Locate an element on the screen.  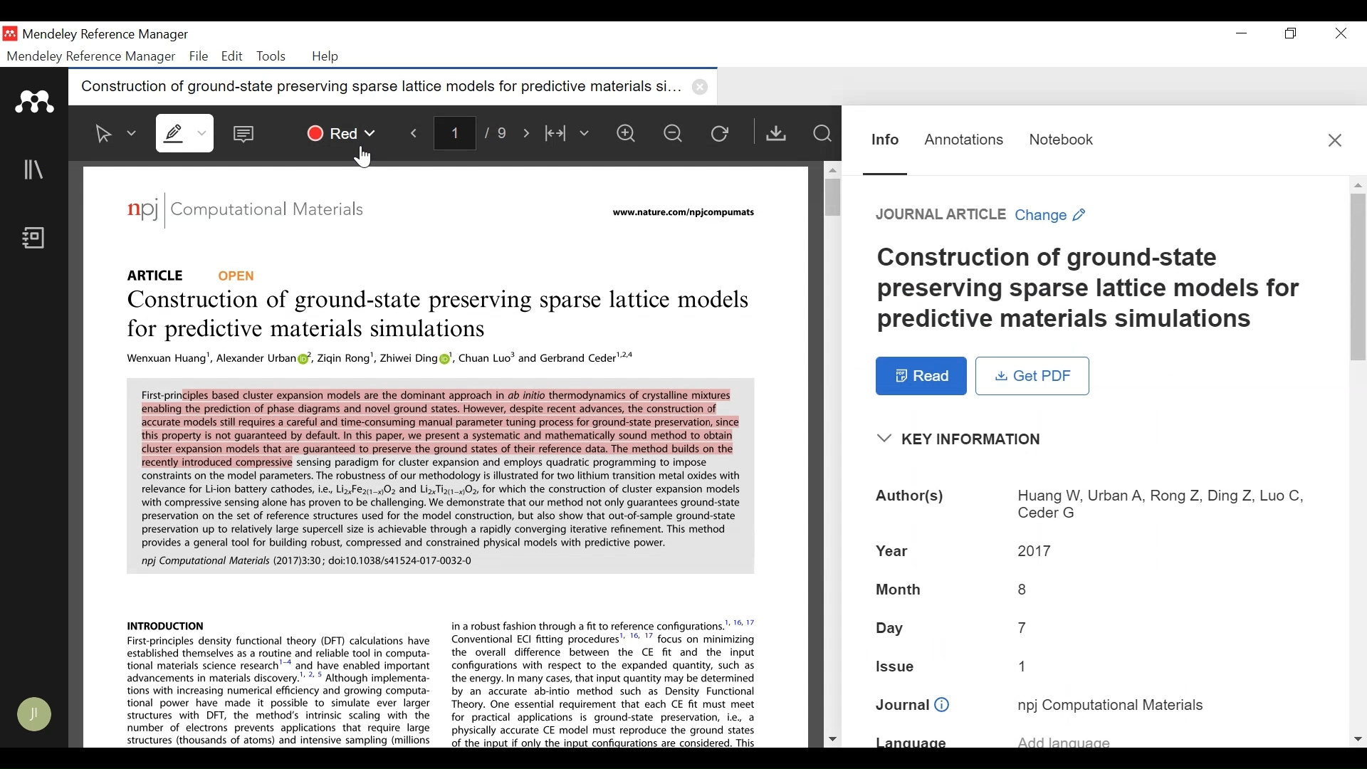
Select Text is located at coordinates (112, 132).